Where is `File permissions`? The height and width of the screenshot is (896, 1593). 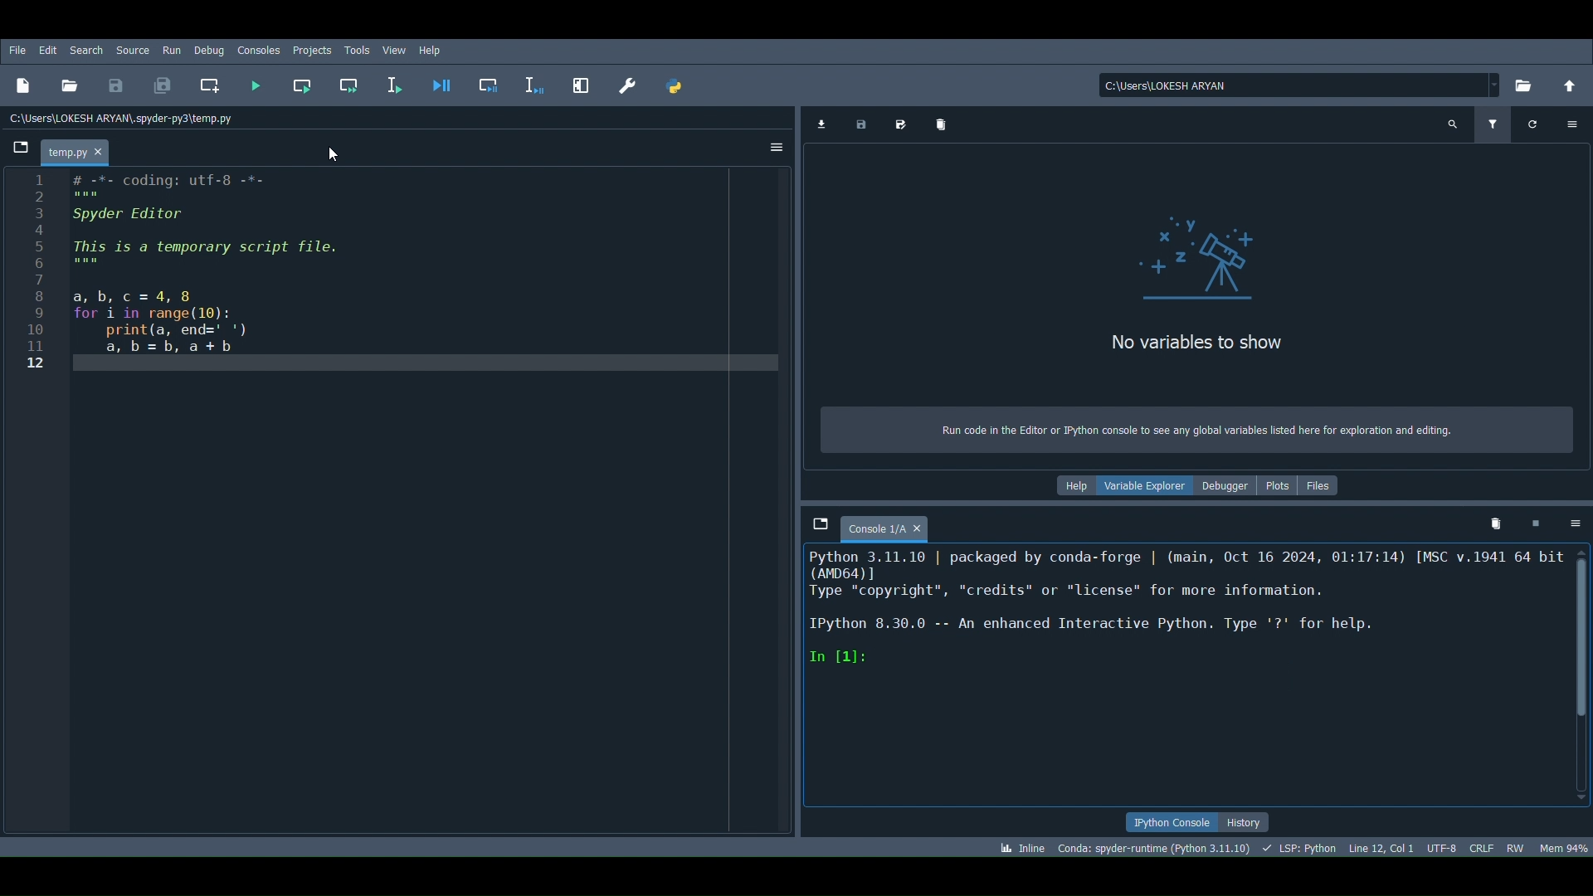 File permissions is located at coordinates (1514, 846).